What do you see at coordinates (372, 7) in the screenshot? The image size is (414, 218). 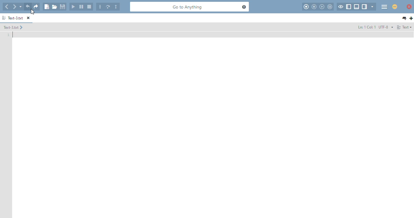 I see `show specific sidebar/tab` at bounding box center [372, 7].